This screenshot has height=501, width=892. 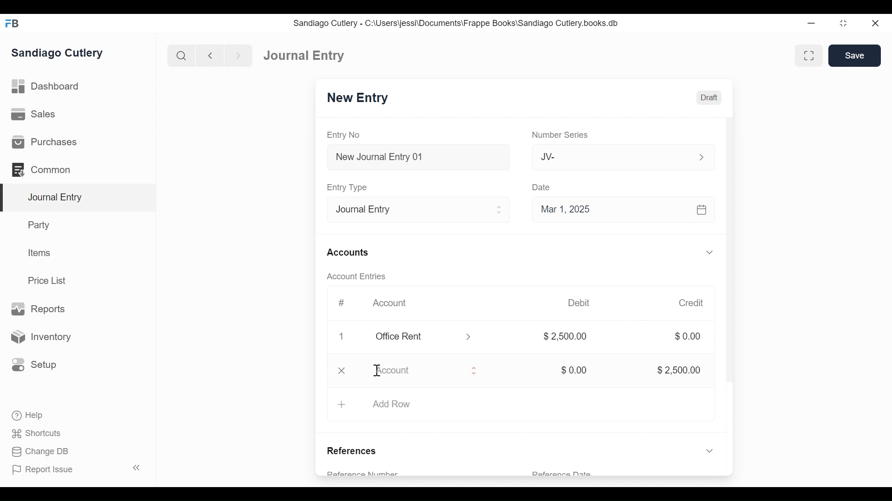 What do you see at coordinates (422, 337) in the screenshot?
I see `office rent` at bounding box center [422, 337].